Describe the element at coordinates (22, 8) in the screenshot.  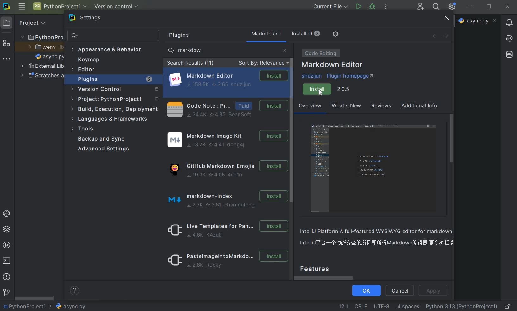
I see `main menu` at that location.